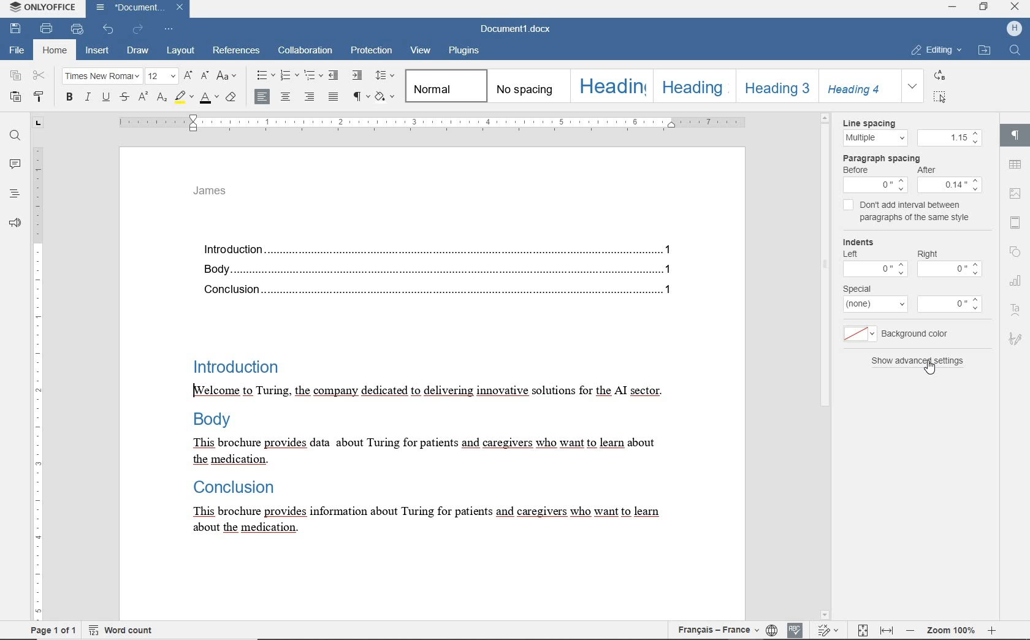 Image resolution: width=1030 pixels, height=640 pixels. What do you see at coordinates (937, 50) in the screenshot?
I see `editing` at bounding box center [937, 50].